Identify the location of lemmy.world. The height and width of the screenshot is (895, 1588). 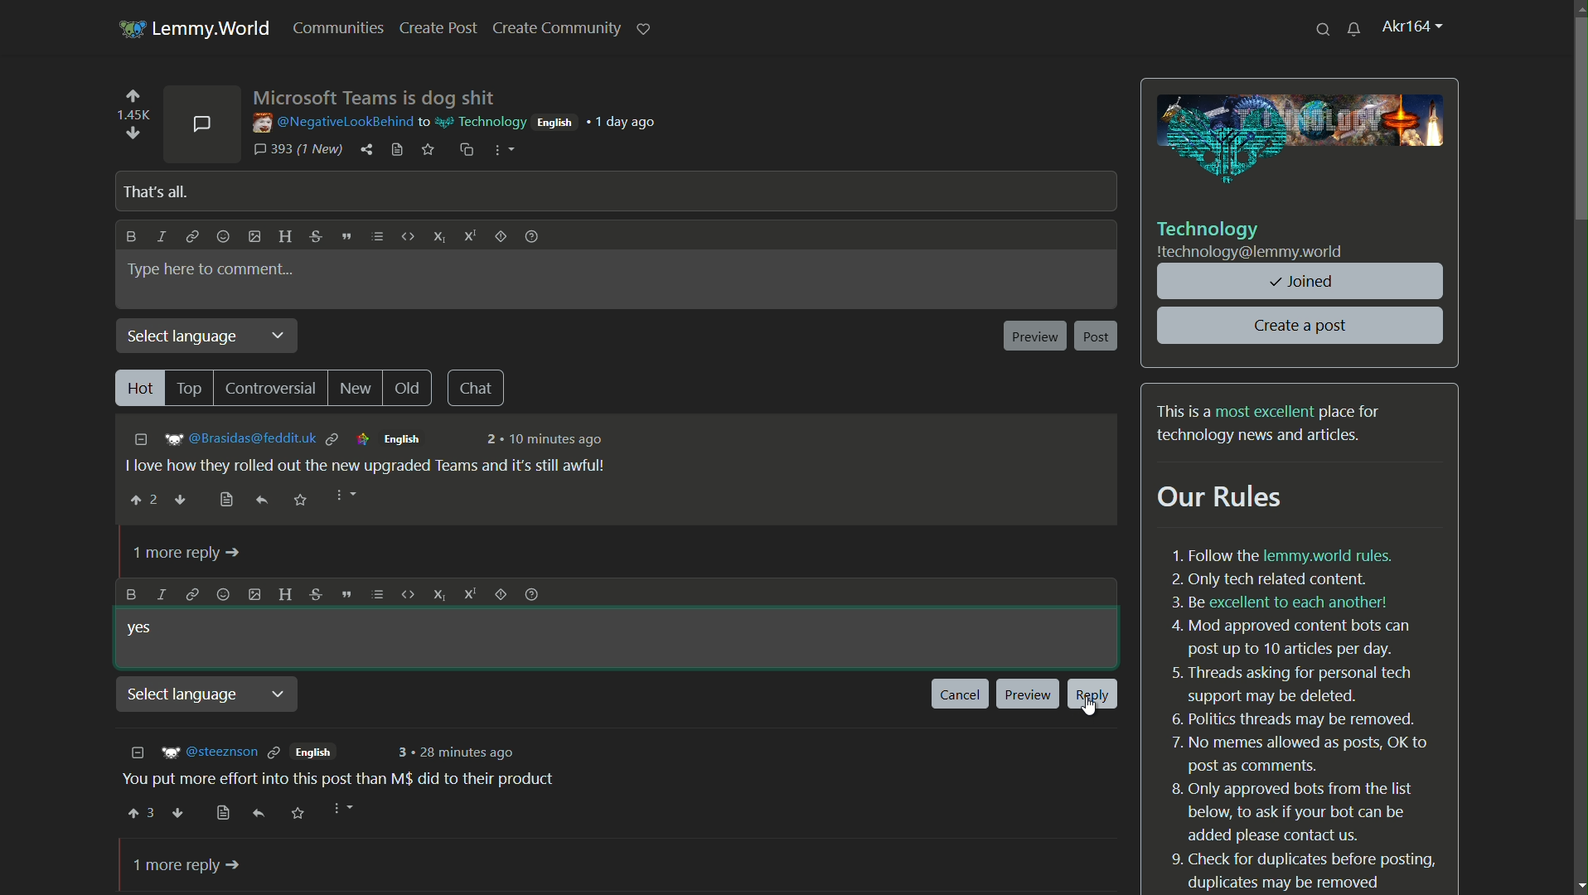
(215, 29).